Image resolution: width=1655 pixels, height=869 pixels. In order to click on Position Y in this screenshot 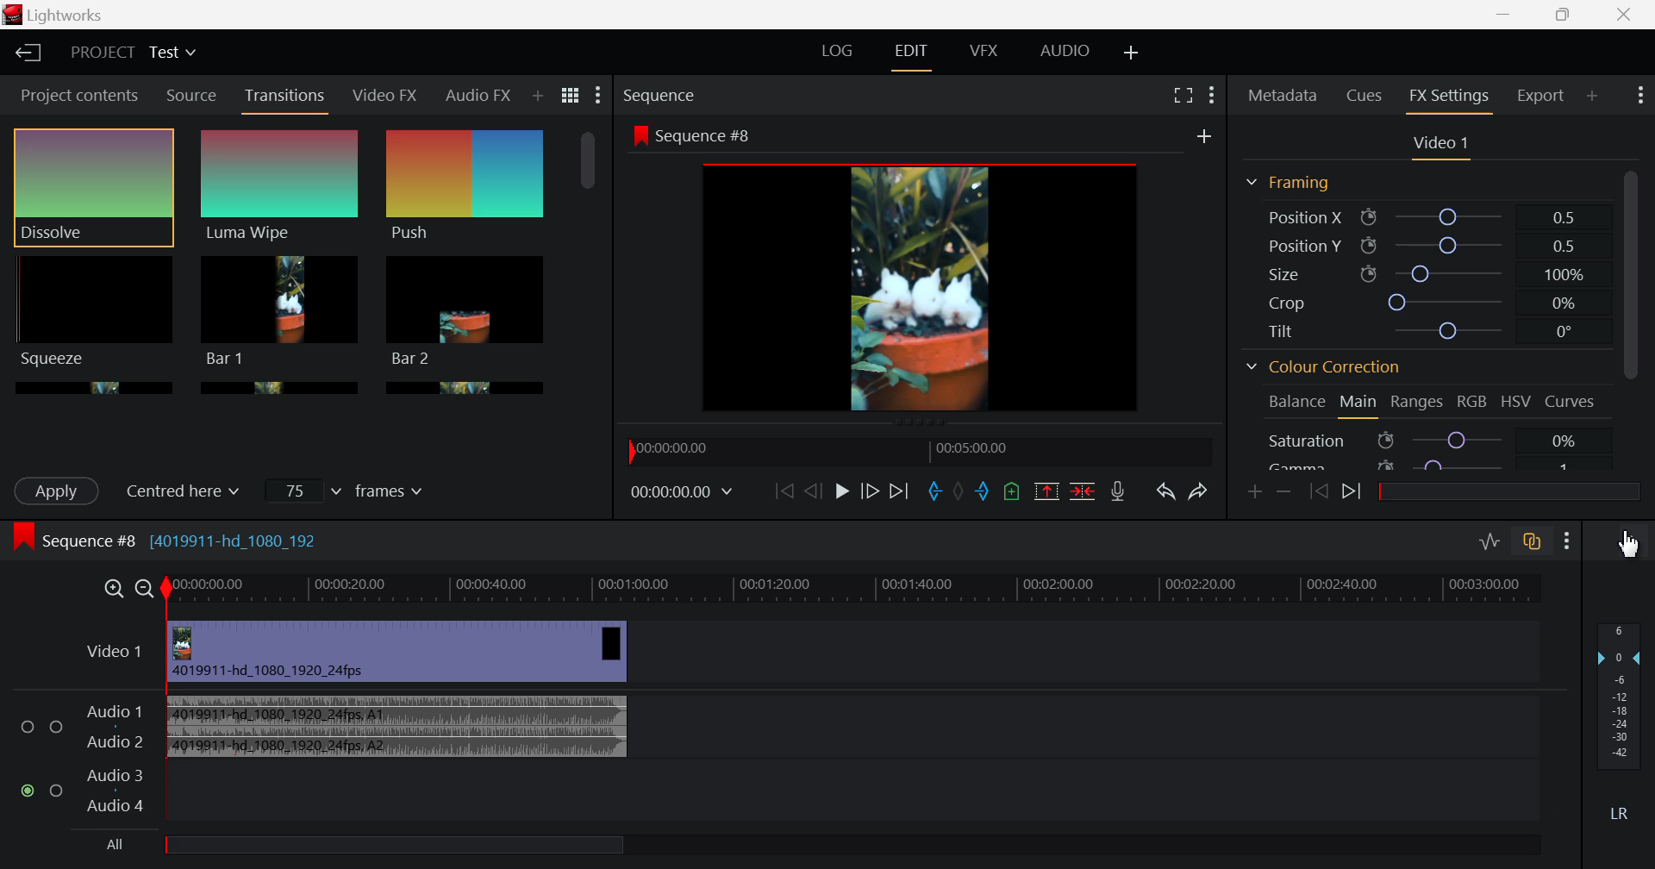, I will do `click(1424, 242)`.